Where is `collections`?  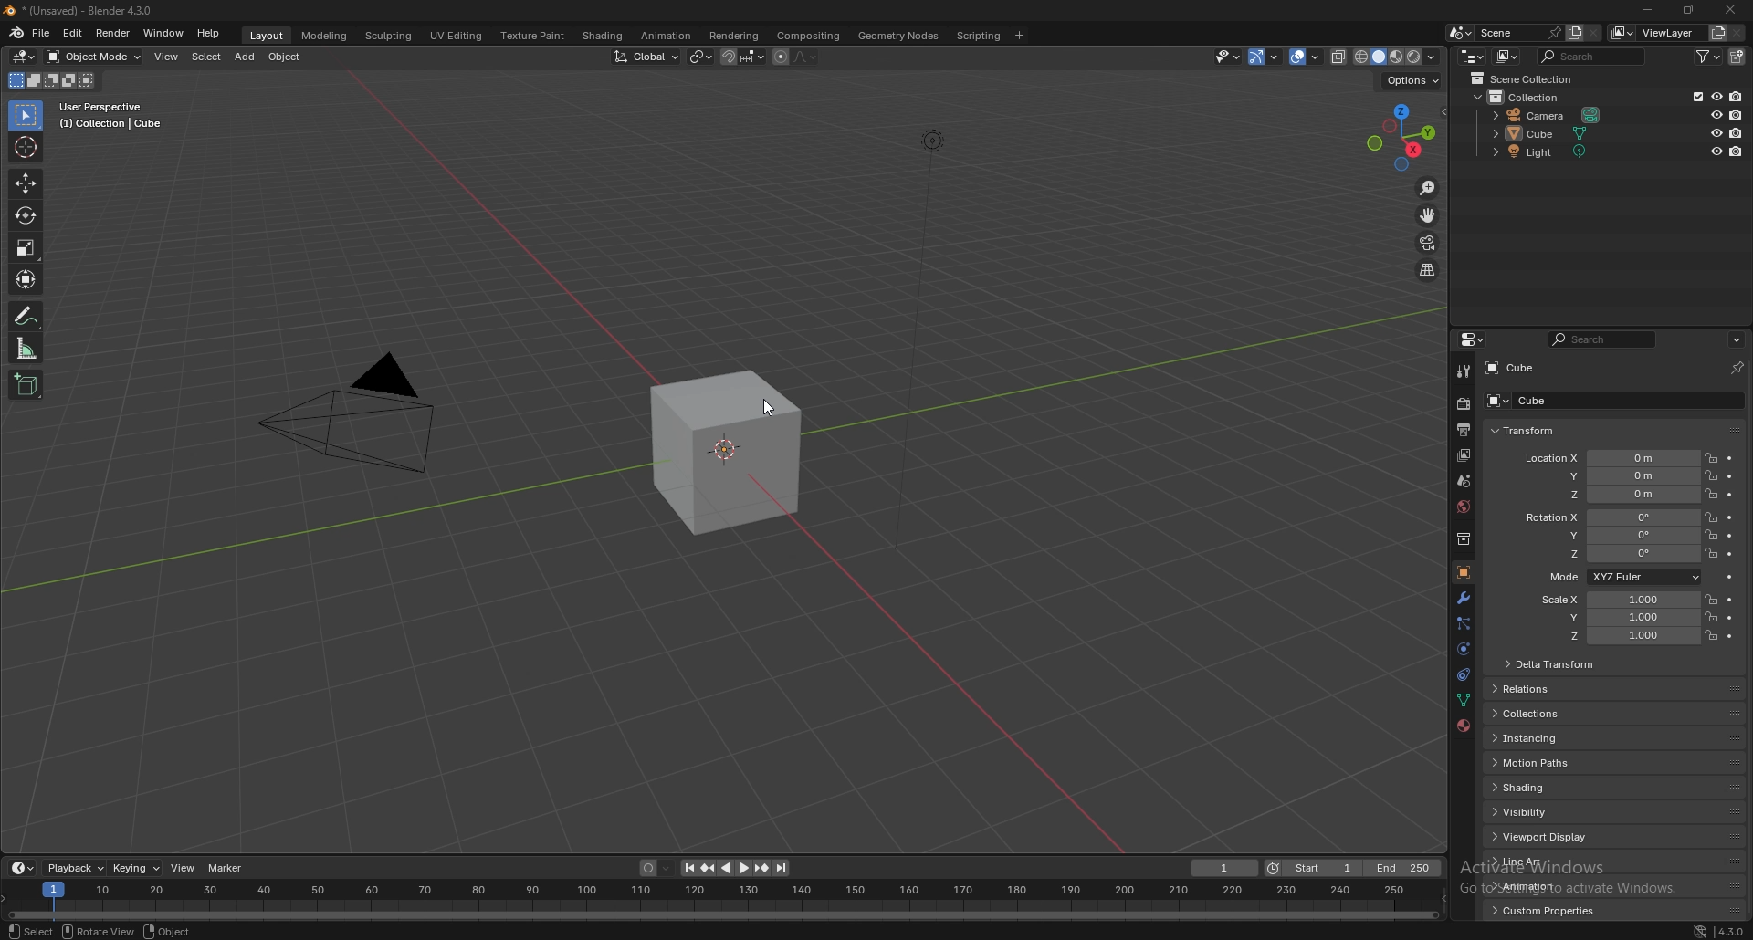
collections is located at coordinates (1536, 715).